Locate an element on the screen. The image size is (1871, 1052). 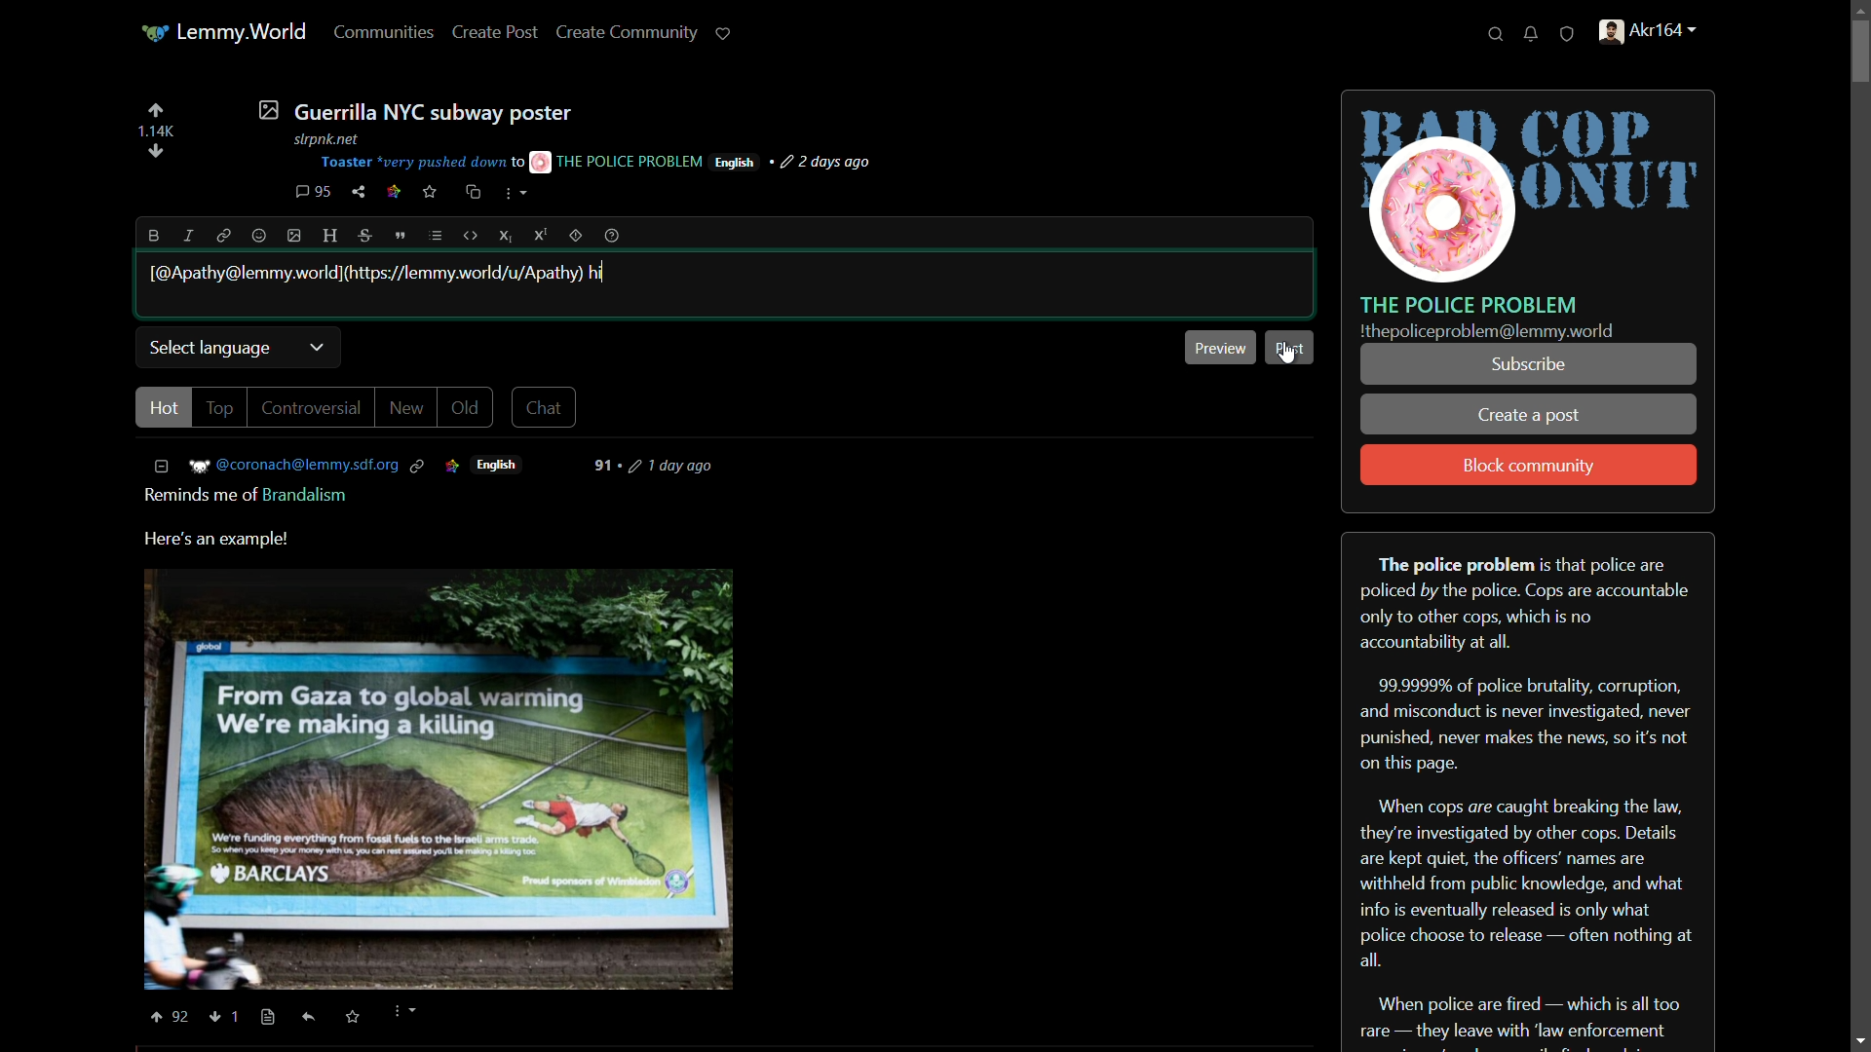
Toaster "very pushed down t0 is located at coordinates (421, 163).